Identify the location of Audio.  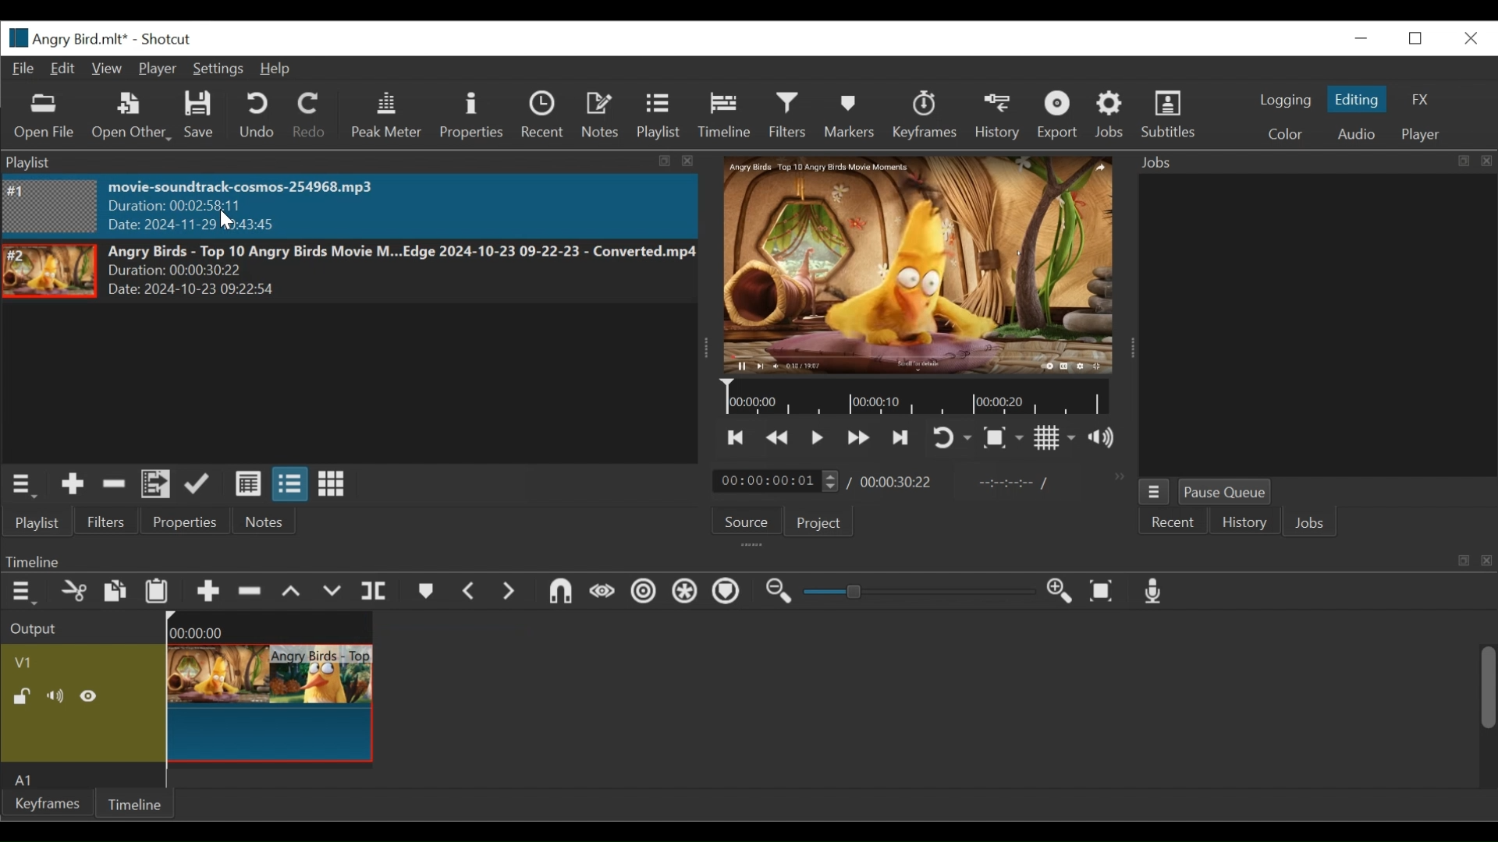
(1357, 133).